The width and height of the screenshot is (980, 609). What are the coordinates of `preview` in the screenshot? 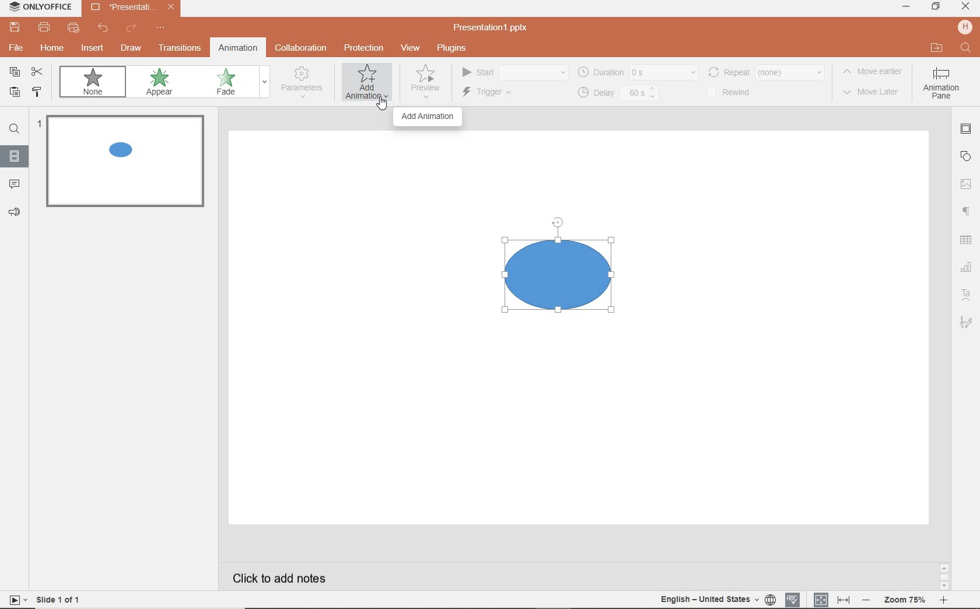 It's located at (424, 85).